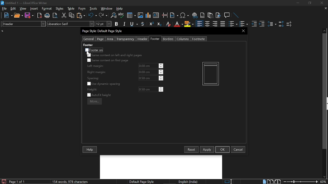 The height and width of the screenshot is (184, 328). Describe the element at coordinates (3, 181) in the screenshot. I see `Save` at that location.